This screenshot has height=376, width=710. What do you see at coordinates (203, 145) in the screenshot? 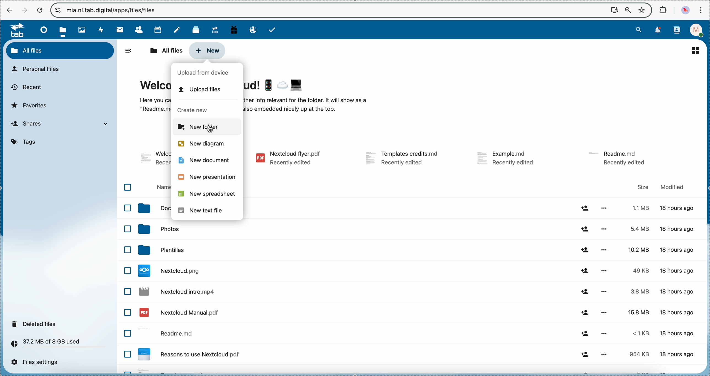
I see `new diagram` at bounding box center [203, 145].